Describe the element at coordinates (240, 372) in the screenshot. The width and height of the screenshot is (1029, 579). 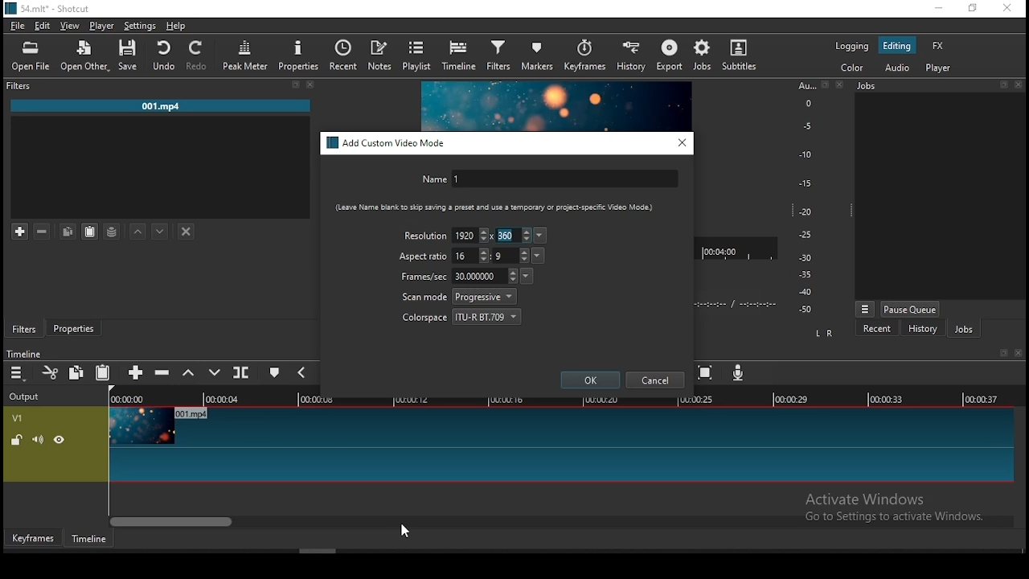
I see `split at playhead` at that location.